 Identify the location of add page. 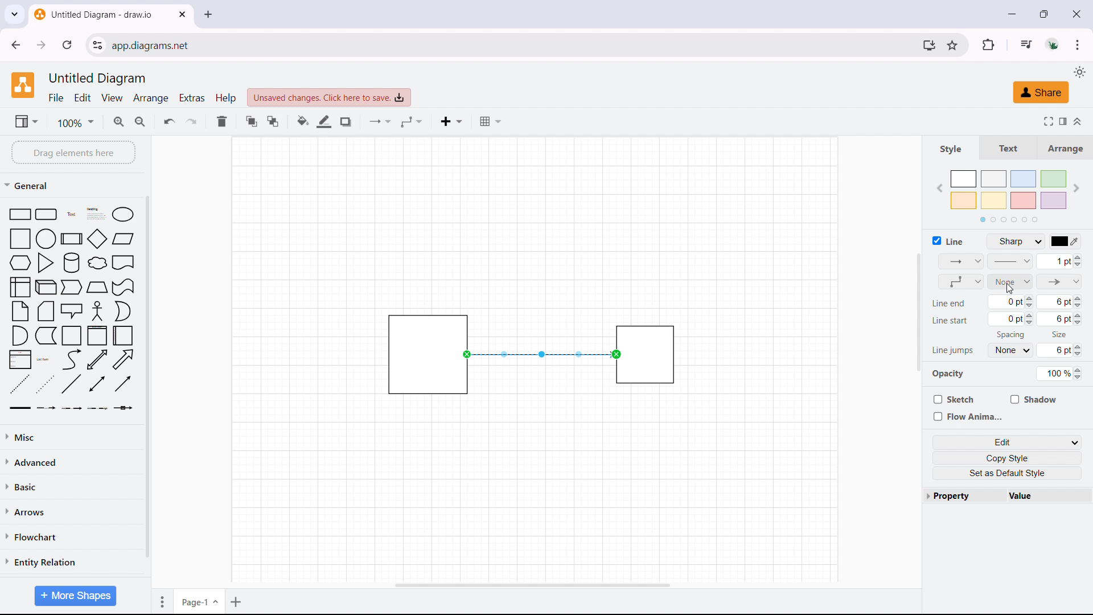
(237, 601).